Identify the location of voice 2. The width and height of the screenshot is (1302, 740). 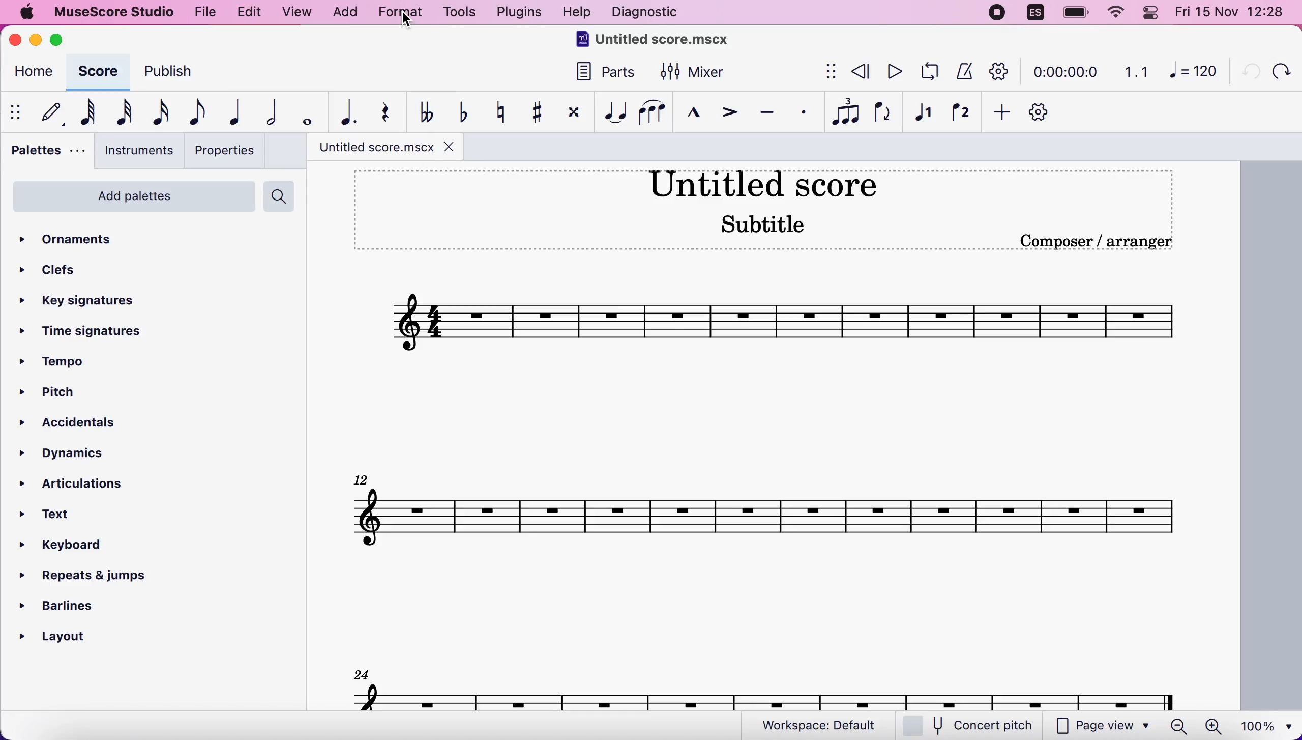
(962, 113).